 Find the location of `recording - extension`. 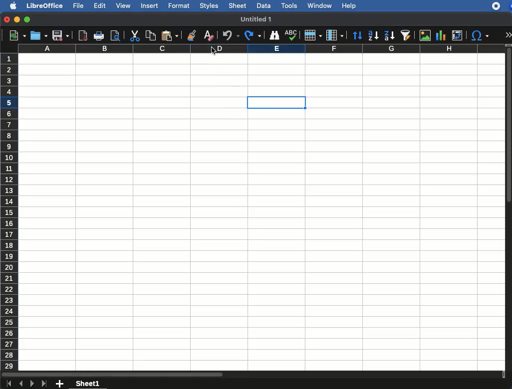

recording - extension is located at coordinates (496, 6).